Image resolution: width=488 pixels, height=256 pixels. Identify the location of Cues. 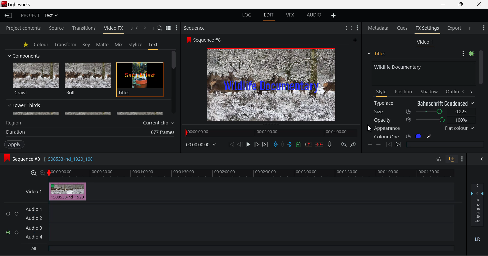
(403, 28).